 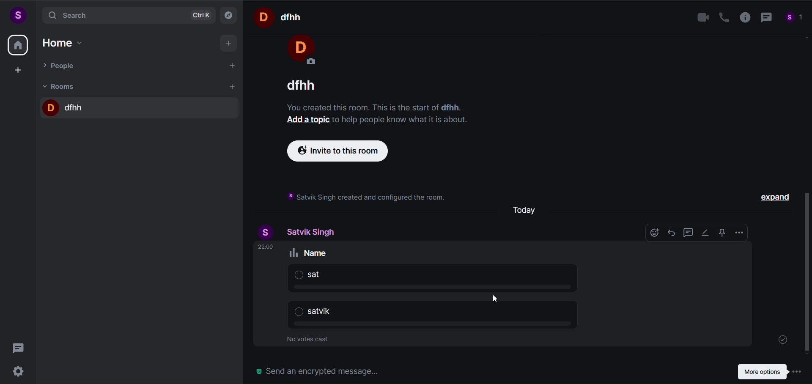 What do you see at coordinates (686, 233) in the screenshot?
I see `reply in thread` at bounding box center [686, 233].